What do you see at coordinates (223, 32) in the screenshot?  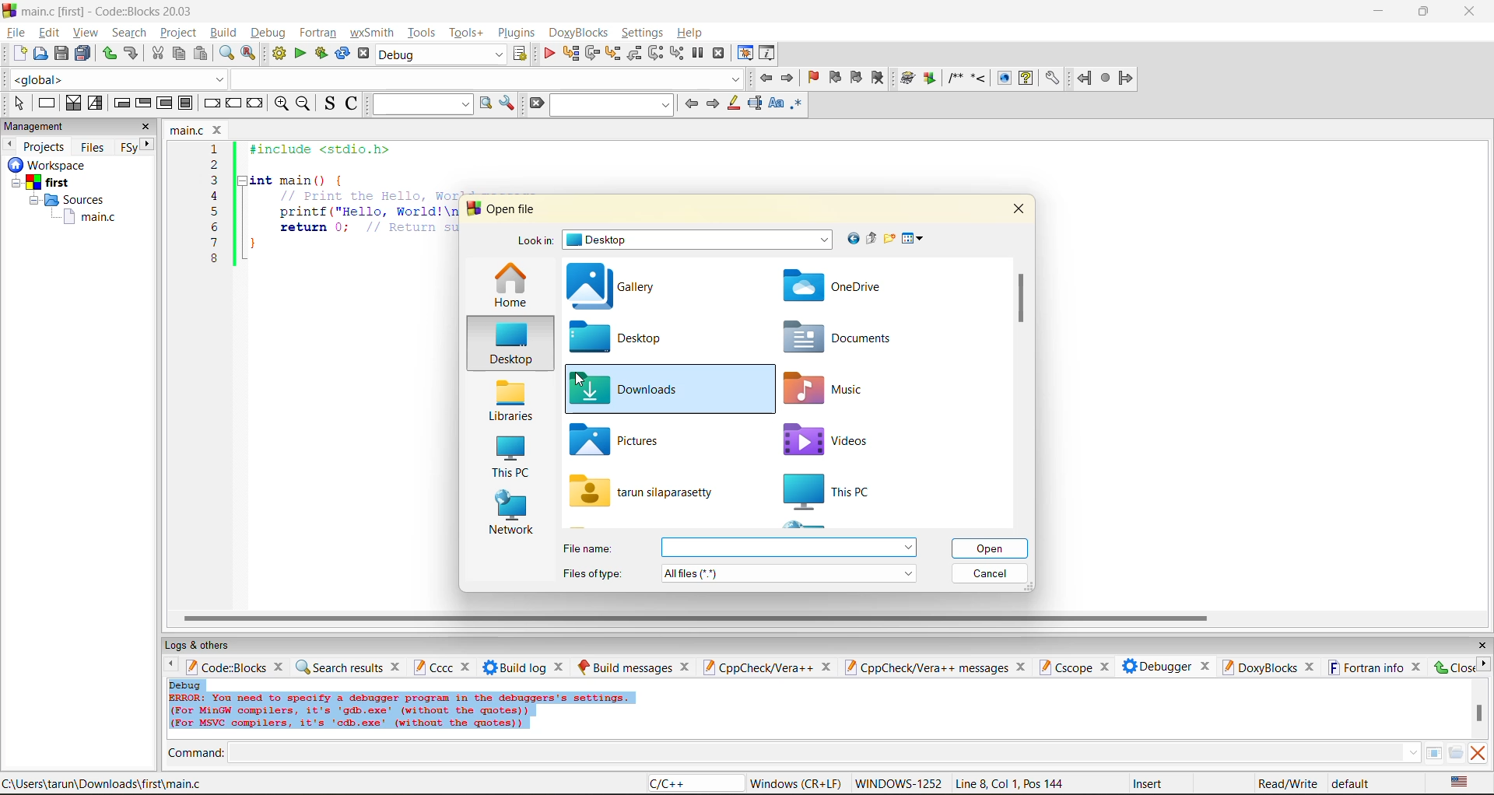 I see `build` at bounding box center [223, 32].